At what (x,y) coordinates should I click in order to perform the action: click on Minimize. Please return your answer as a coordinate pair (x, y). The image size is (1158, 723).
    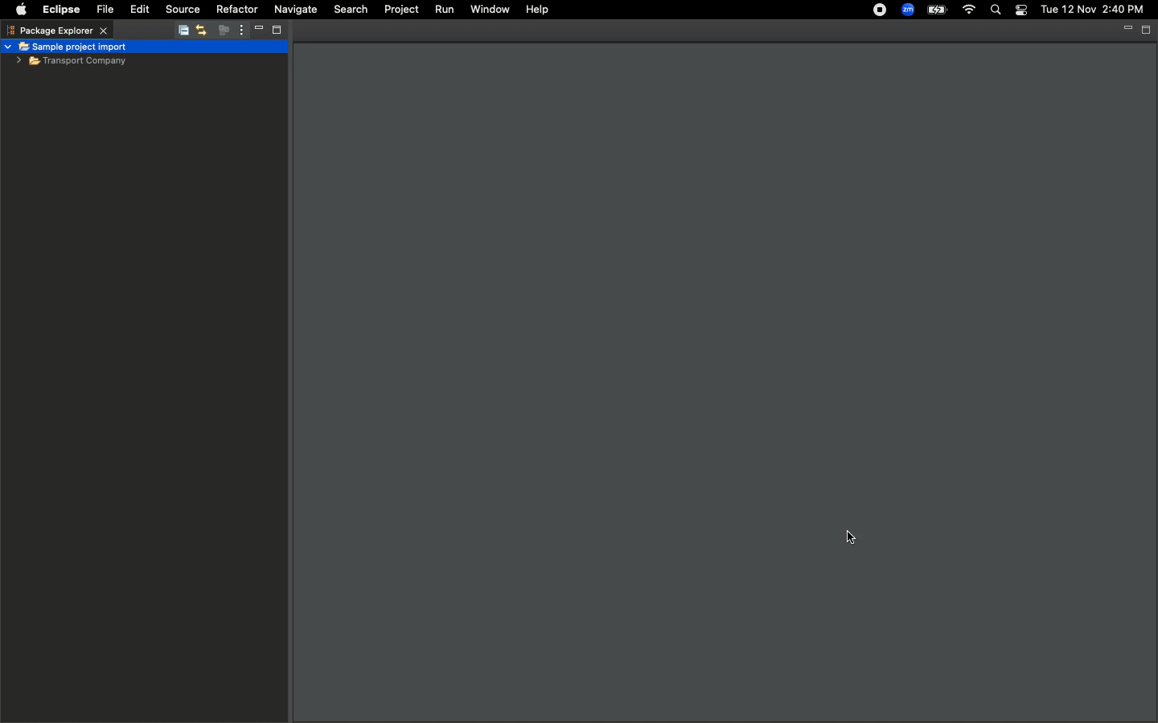
    Looking at the image, I should click on (1126, 29).